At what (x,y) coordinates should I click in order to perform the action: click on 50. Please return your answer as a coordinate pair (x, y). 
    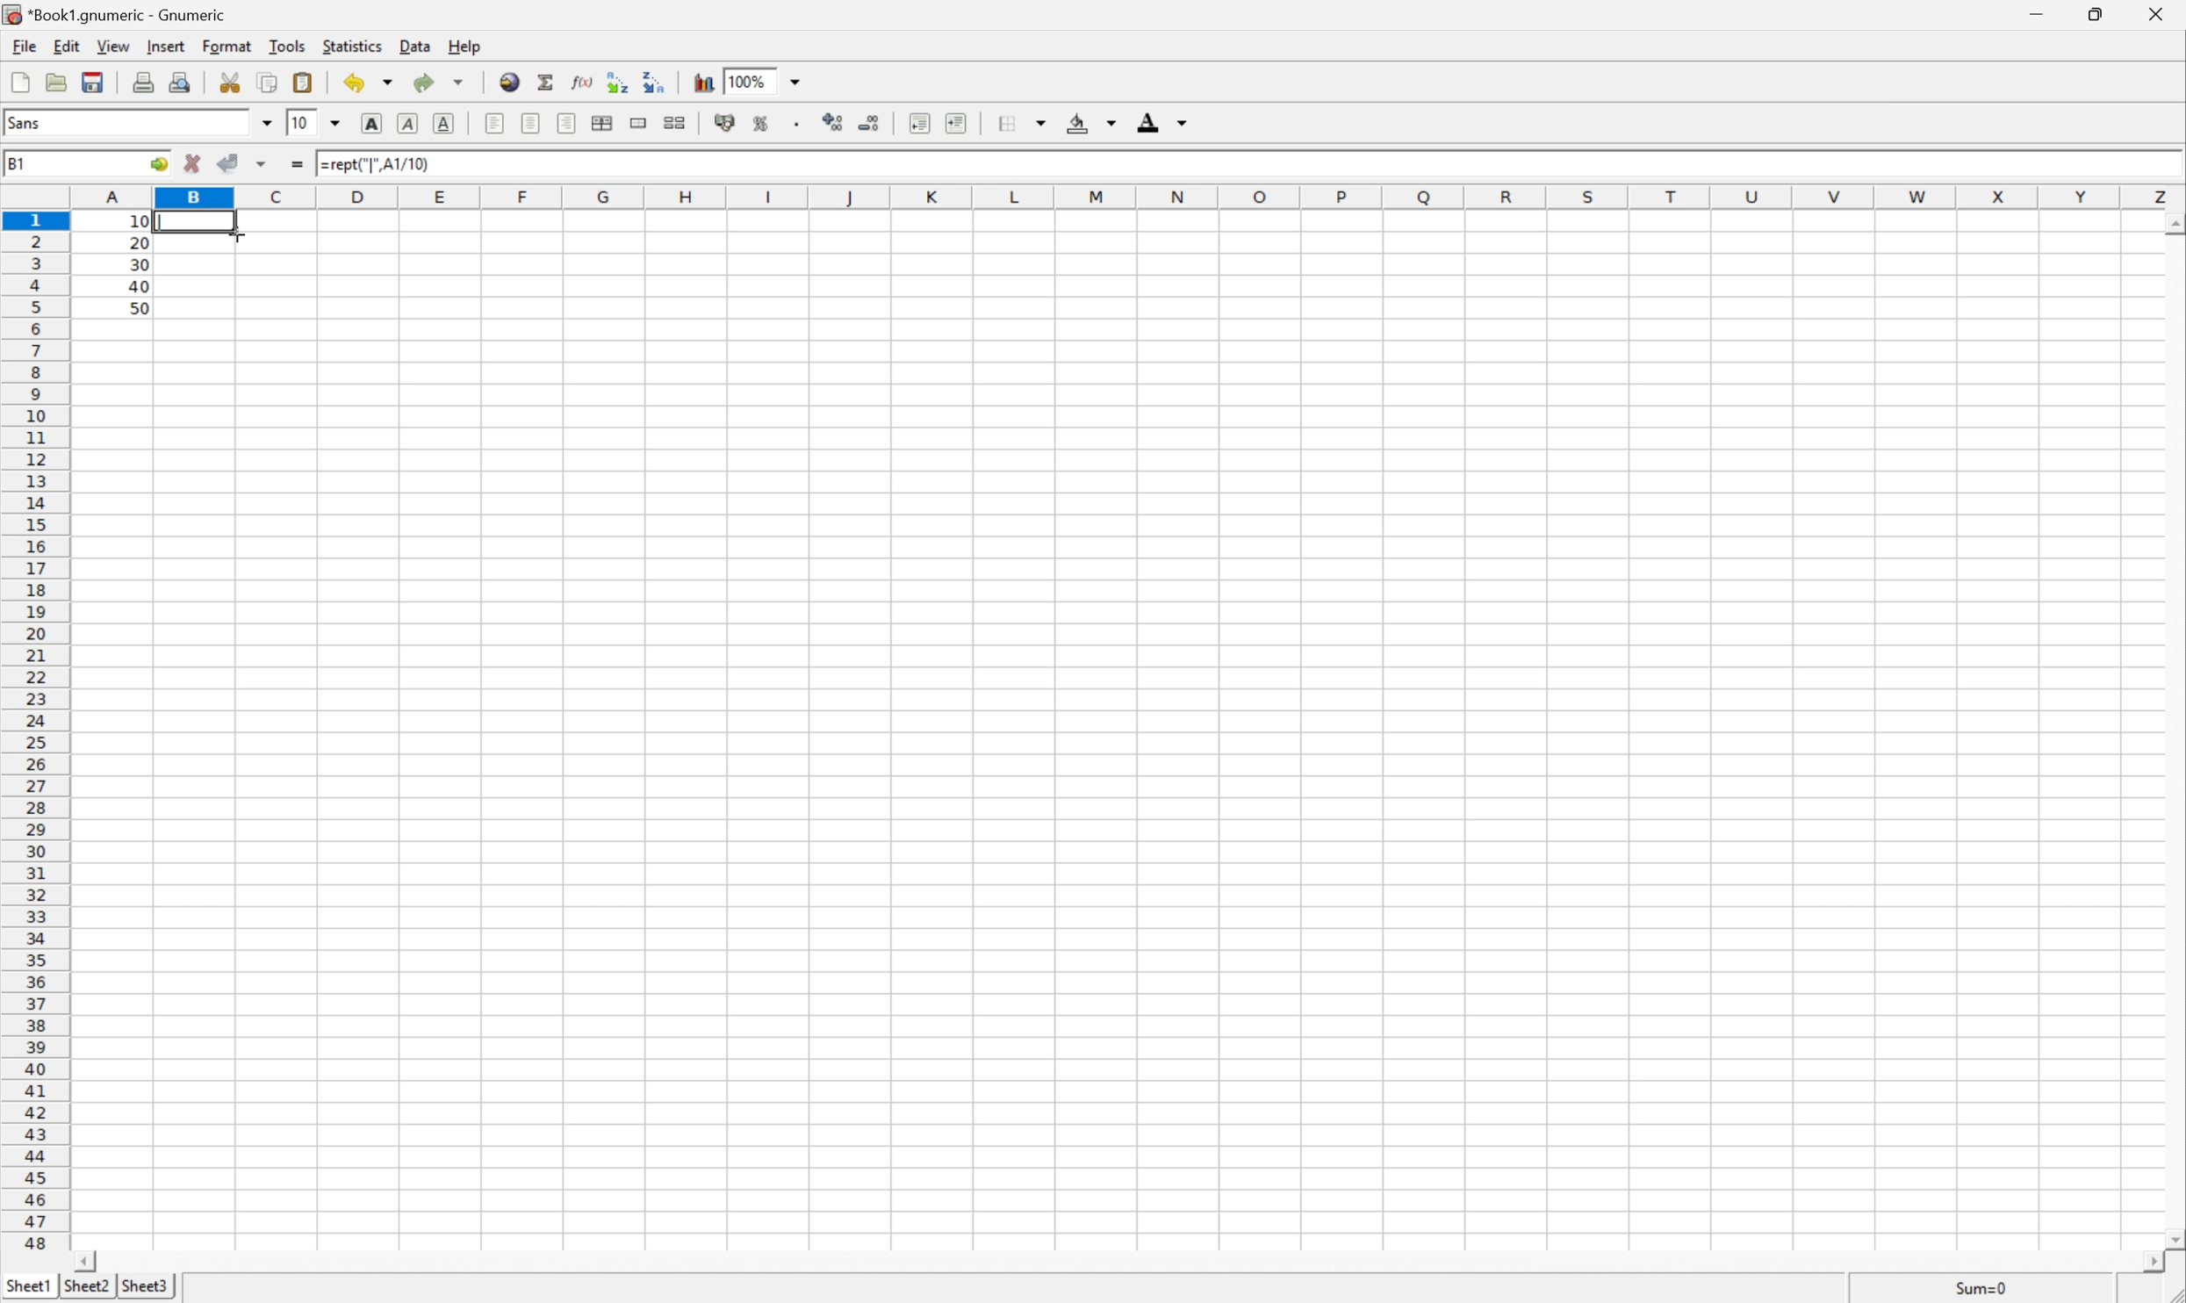
    Looking at the image, I should click on (140, 309).